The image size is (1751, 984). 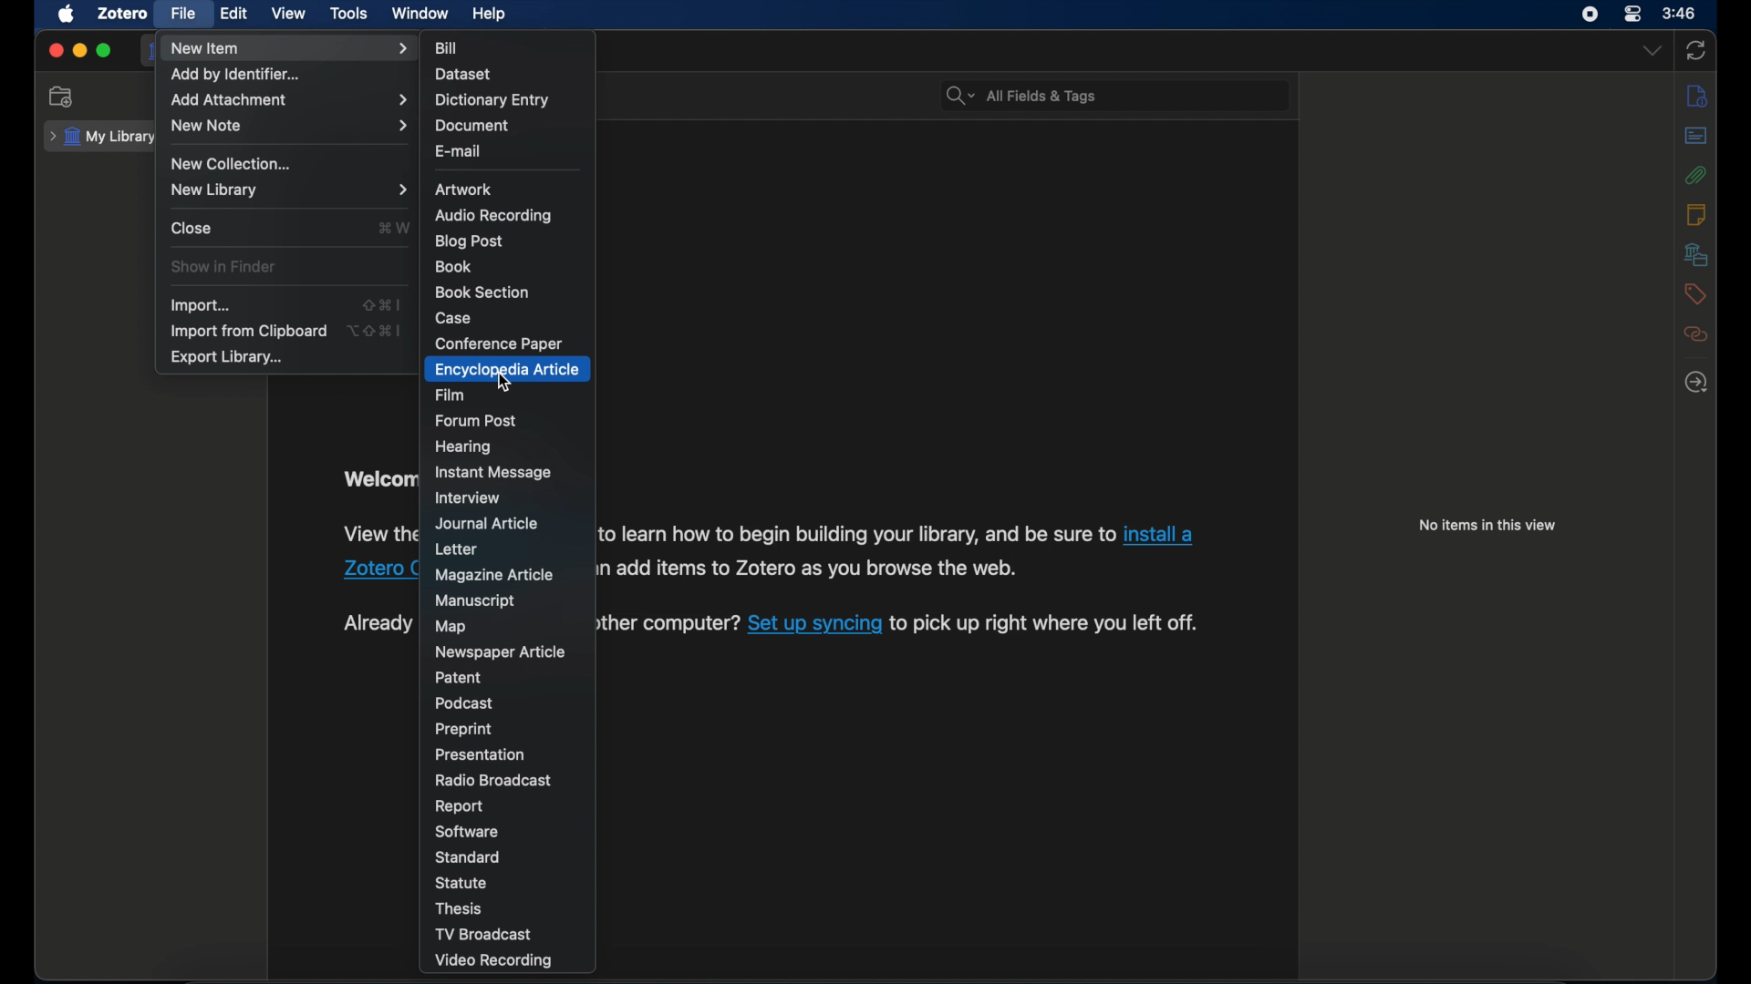 I want to click on edit, so click(x=233, y=15).